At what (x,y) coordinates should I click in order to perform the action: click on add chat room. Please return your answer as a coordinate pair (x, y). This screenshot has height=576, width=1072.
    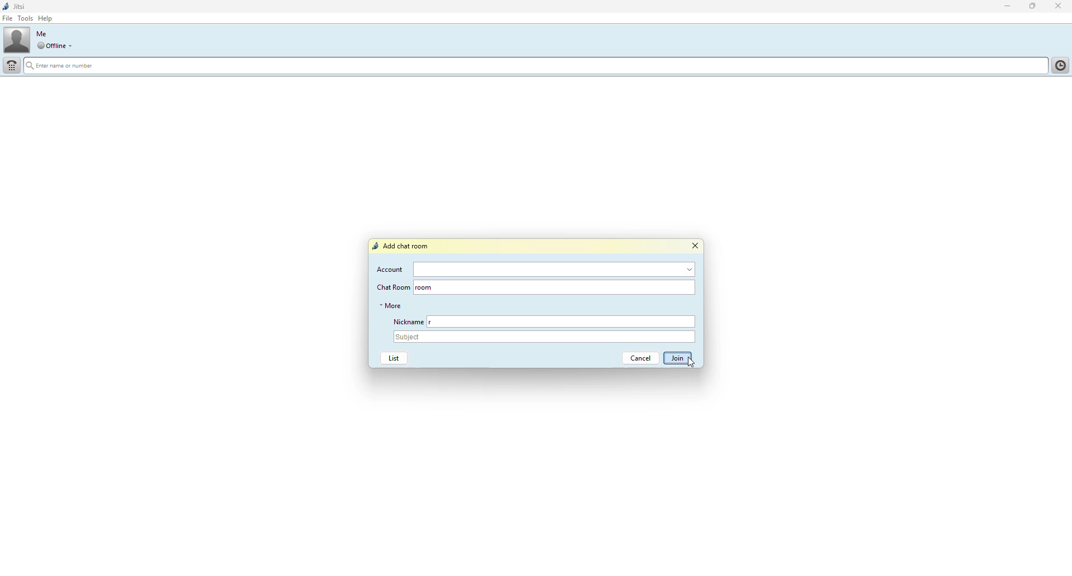
    Looking at the image, I should click on (403, 246).